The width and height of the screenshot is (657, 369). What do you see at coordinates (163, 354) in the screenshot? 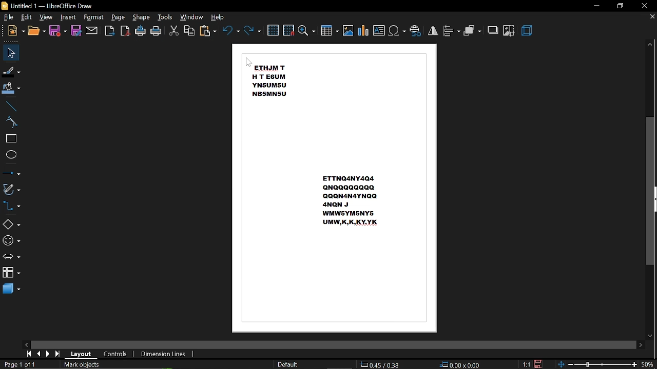
I see `dimension lines` at bounding box center [163, 354].